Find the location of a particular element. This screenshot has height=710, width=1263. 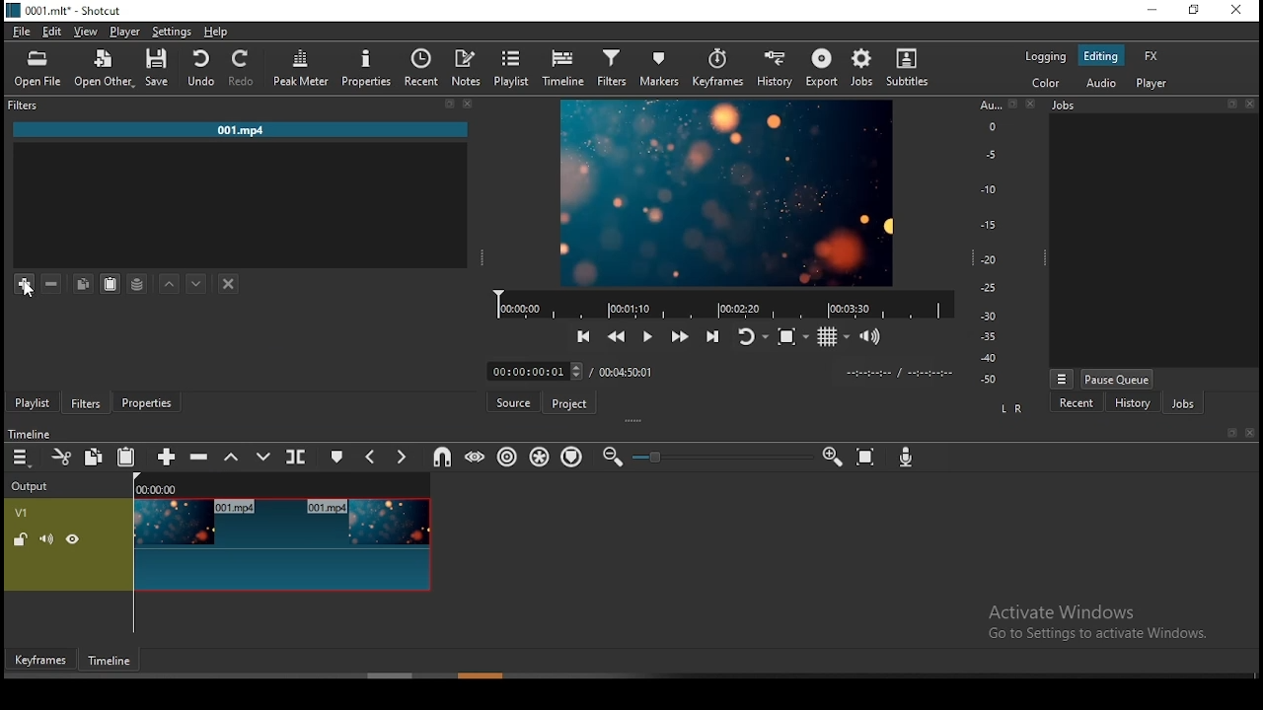

recent is located at coordinates (1078, 402).